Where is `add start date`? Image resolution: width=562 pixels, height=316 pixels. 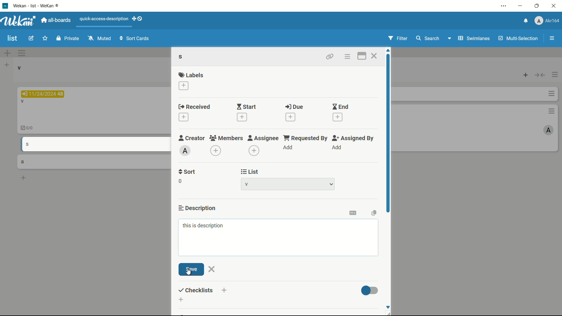
add start date is located at coordinates (242, 117).